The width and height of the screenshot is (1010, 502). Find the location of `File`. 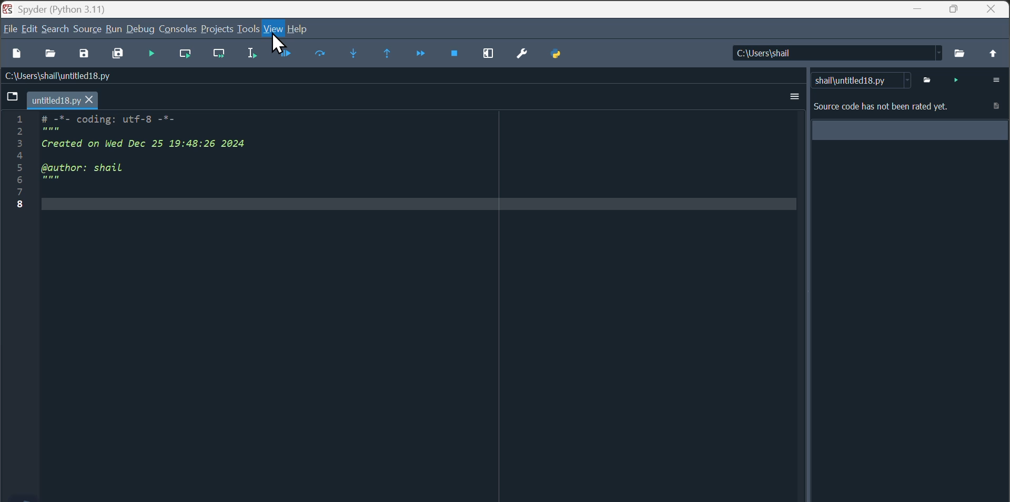

File is located at coordinates (9, 32).